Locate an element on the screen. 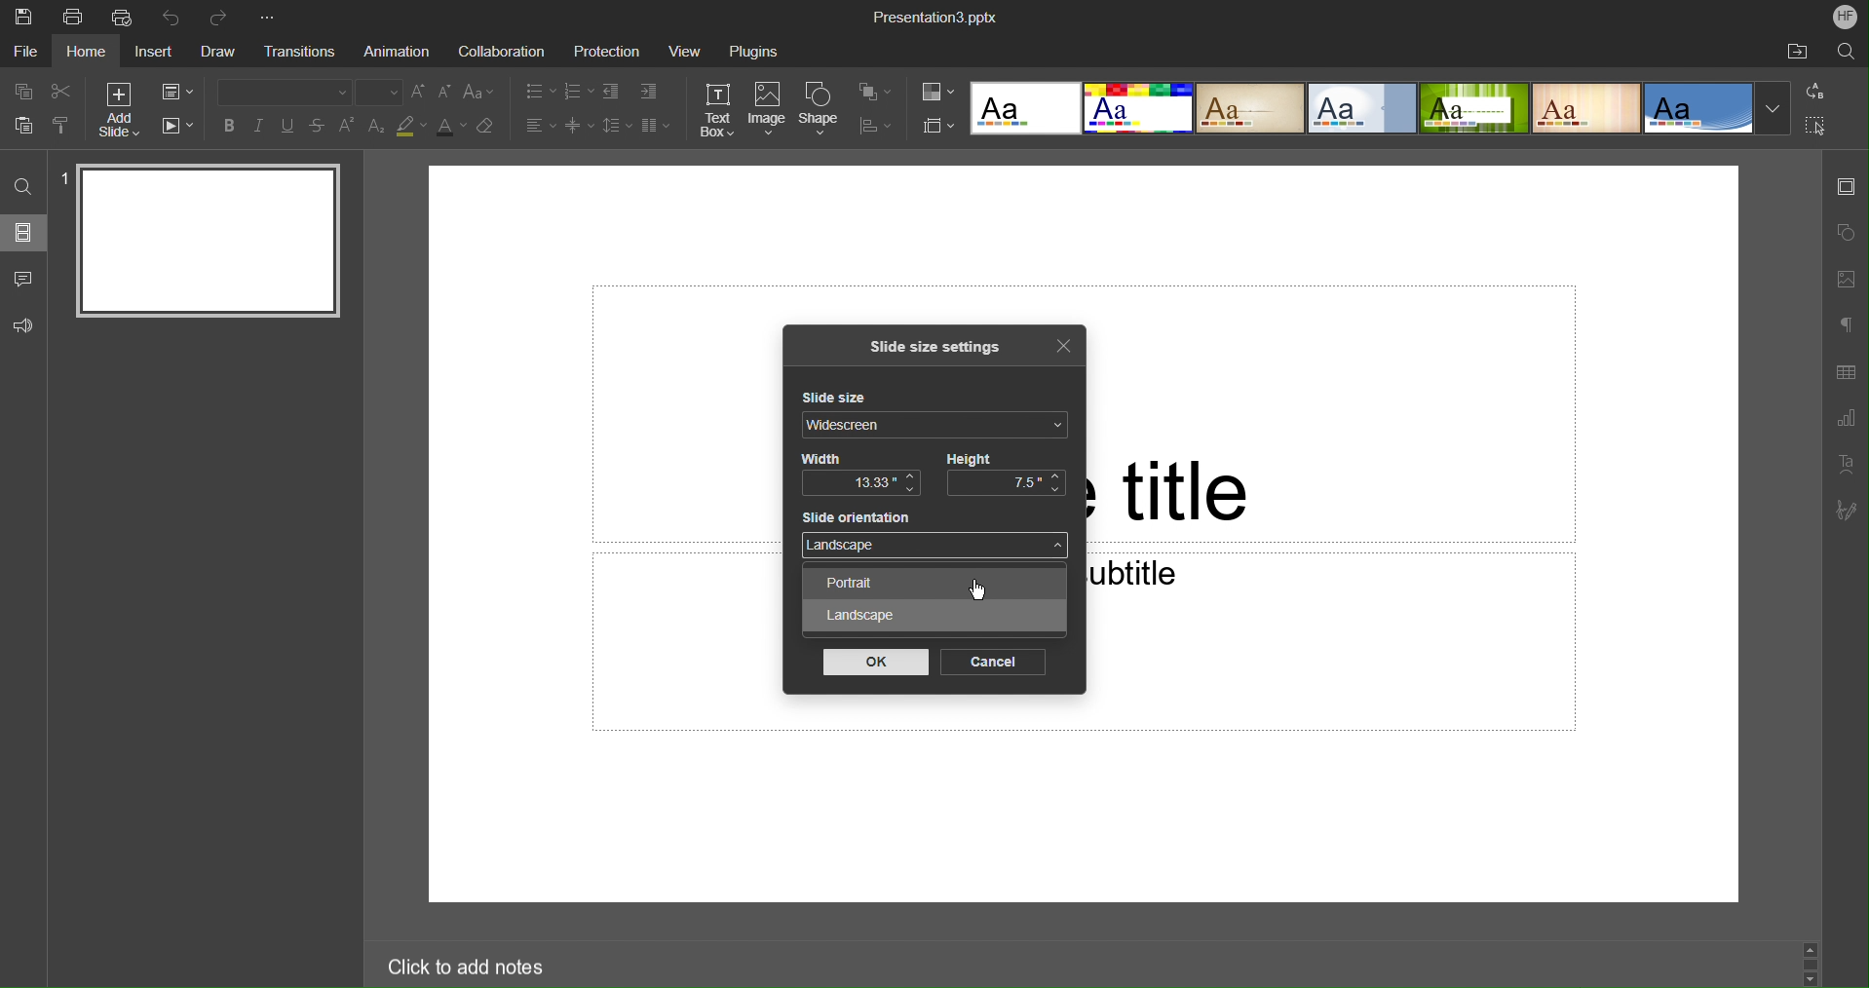 Image resolution: width=1869 pixels, height=988 pixels. Height is located at coordinates (972, 457).